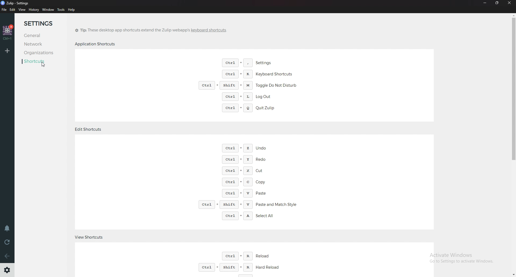 This screenshot has width=516, height=277. Describe the element at coordinates (7, 256) in the screenshot. I see `Go back` at that location.